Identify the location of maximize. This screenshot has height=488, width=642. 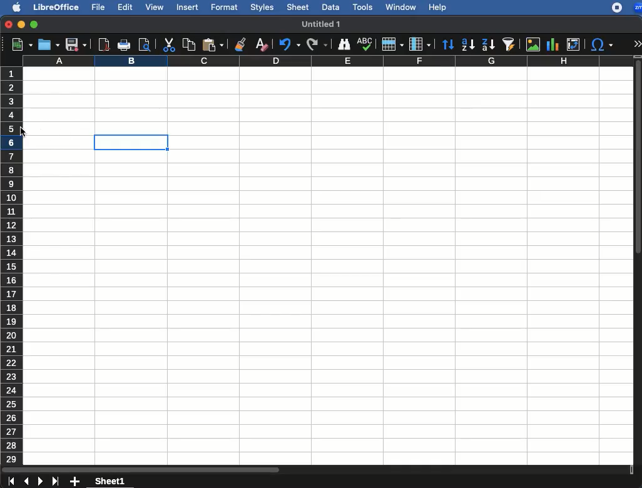
(34, 24).